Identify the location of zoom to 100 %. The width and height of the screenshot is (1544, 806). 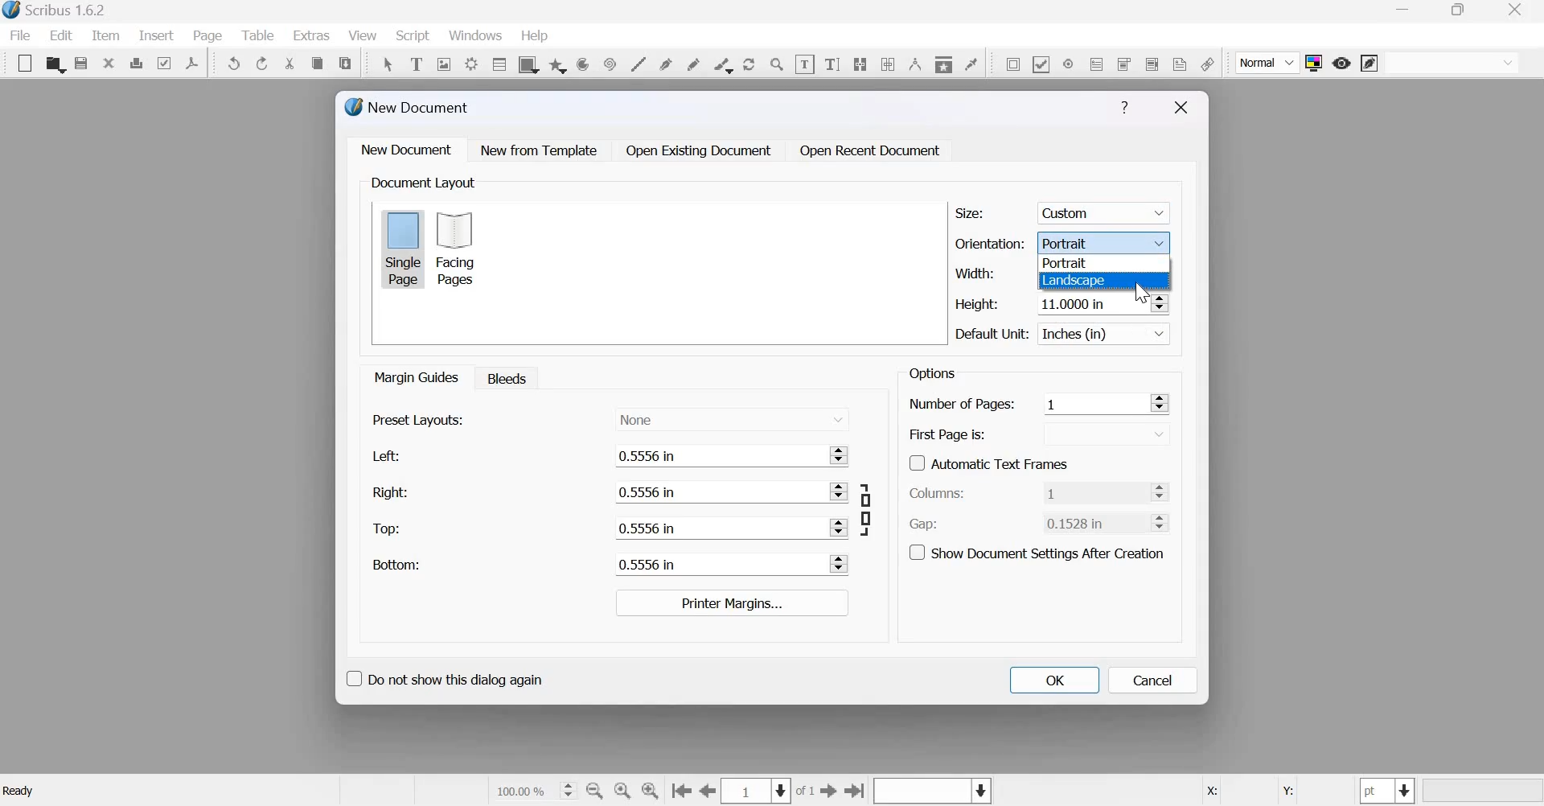
(623, 792).